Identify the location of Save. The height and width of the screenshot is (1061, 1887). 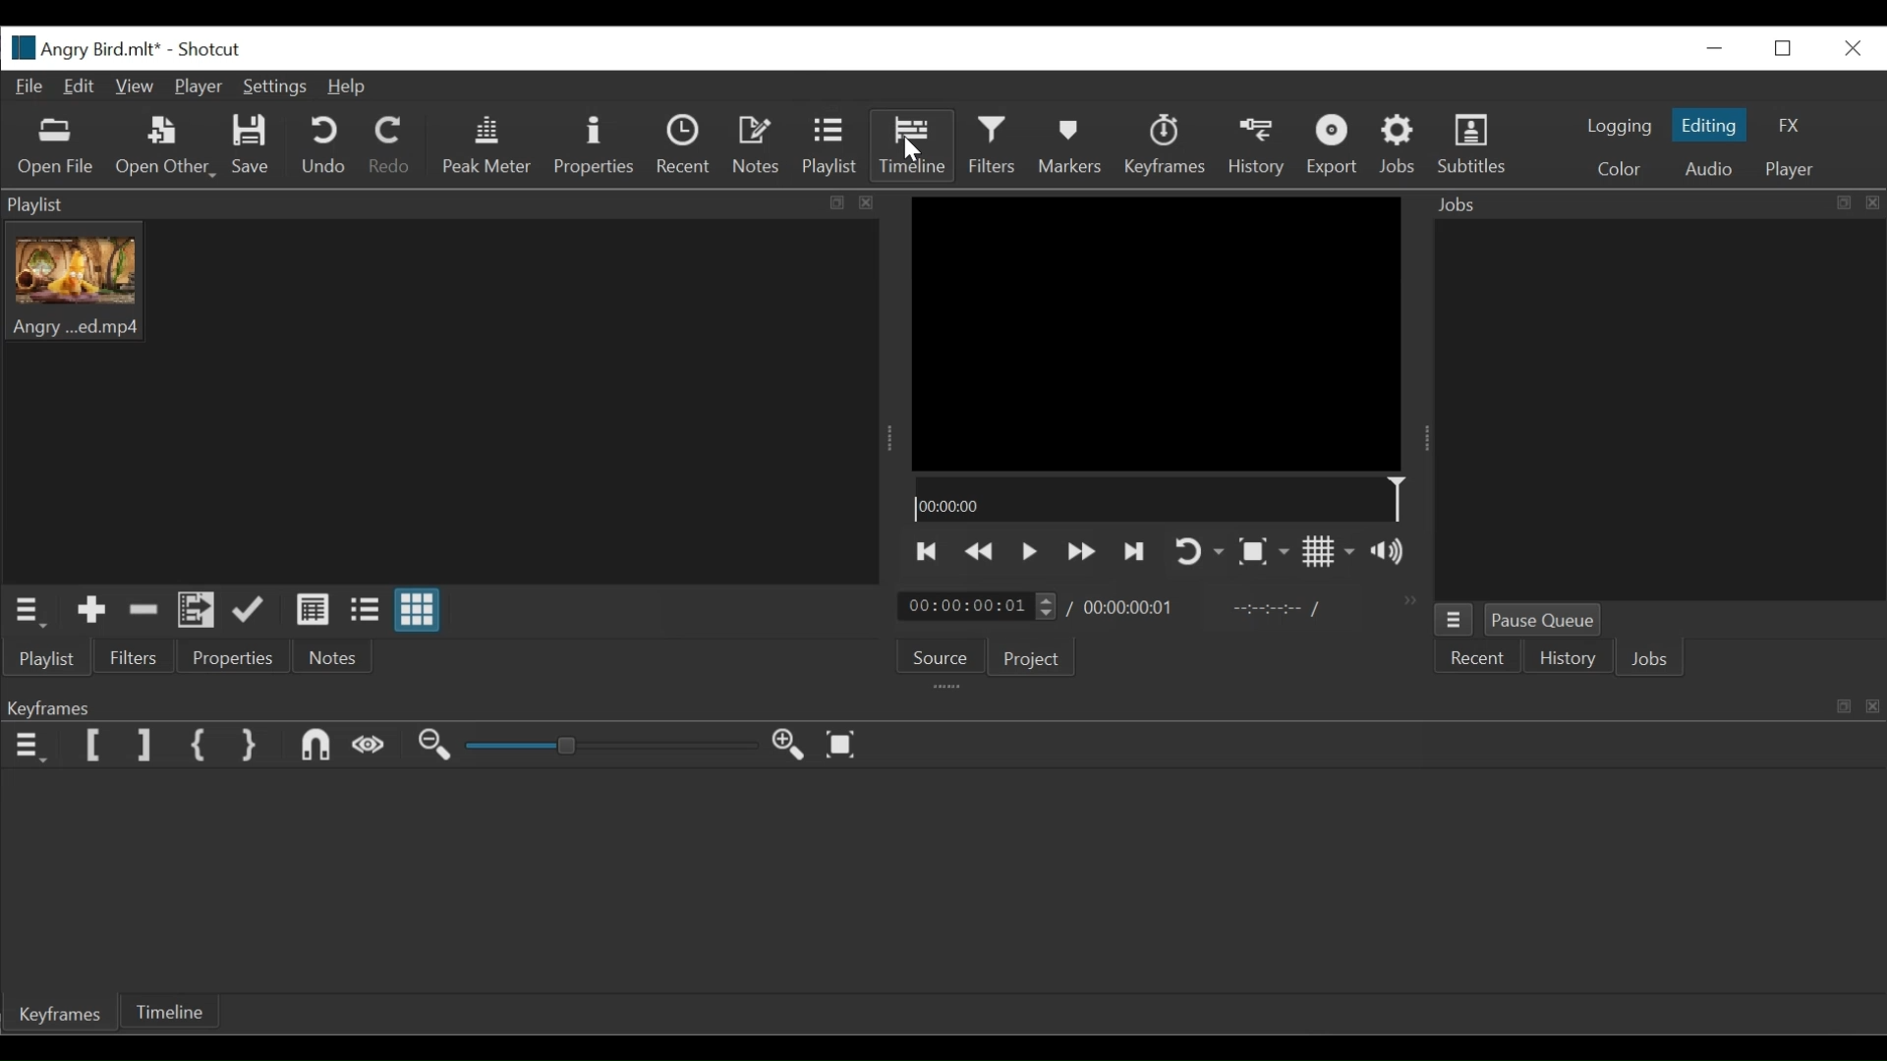
(252, 145).